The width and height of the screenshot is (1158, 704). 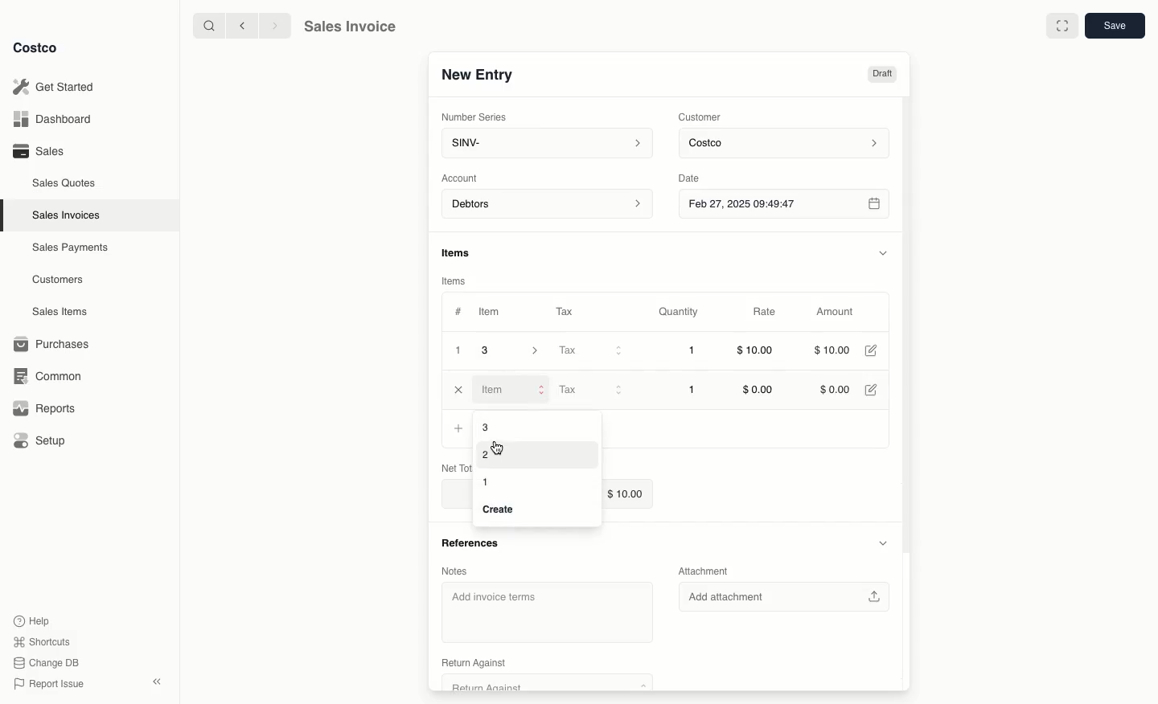 I want to click on SINV-, so click(x=544, y=145).